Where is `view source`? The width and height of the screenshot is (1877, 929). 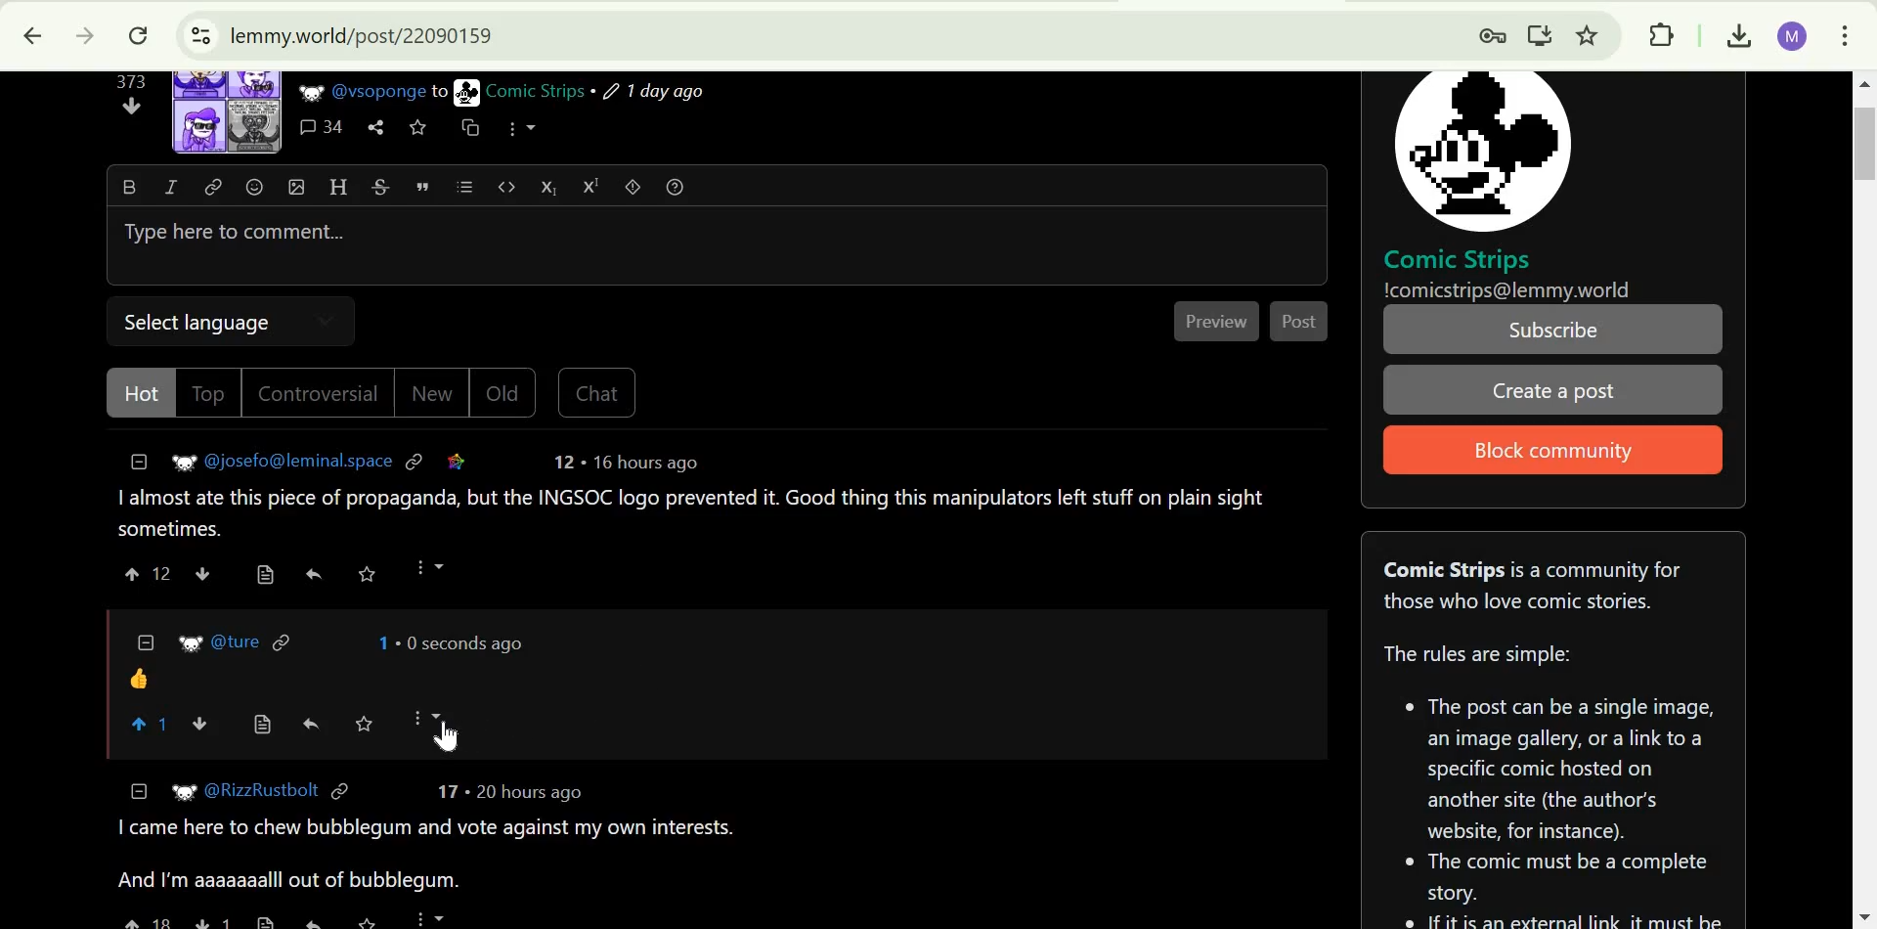 view source is located at coordinates (266, 574).